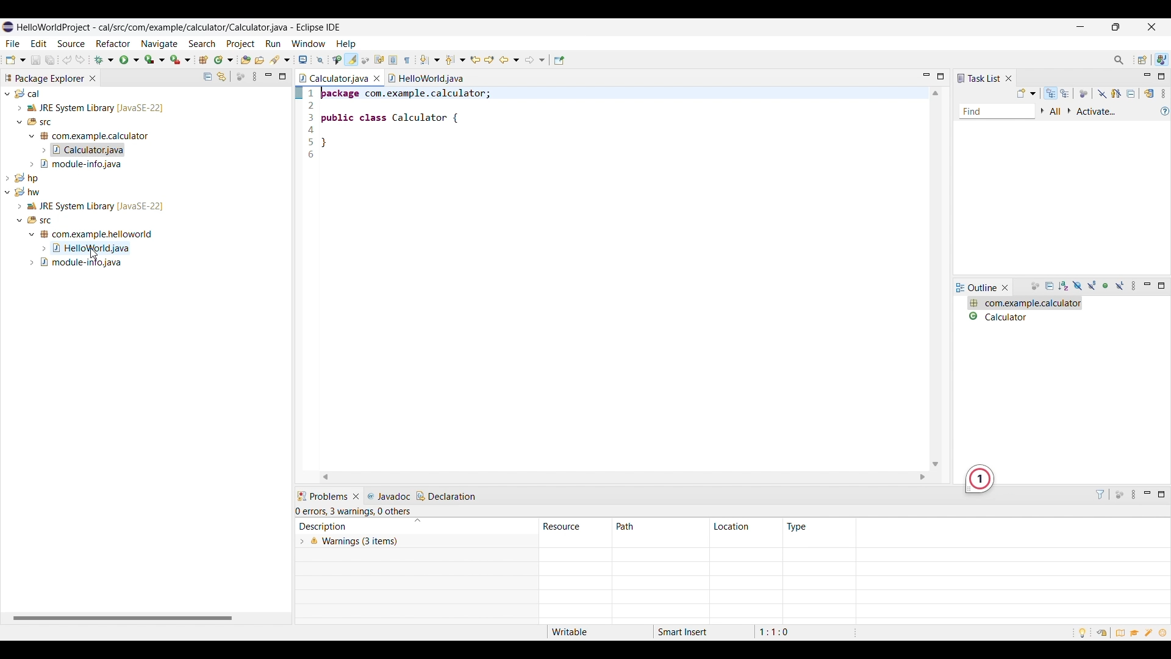 This screenshot has height=659, width=1171. I want to click on hw project, so click(143, 228).